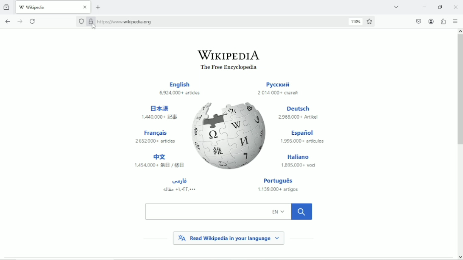 The width and height of the screenshot is (463, 260). Describe the element at coordinates (156, 136) in the screenshot. I see `Francais
2652000+ artices` at that location.